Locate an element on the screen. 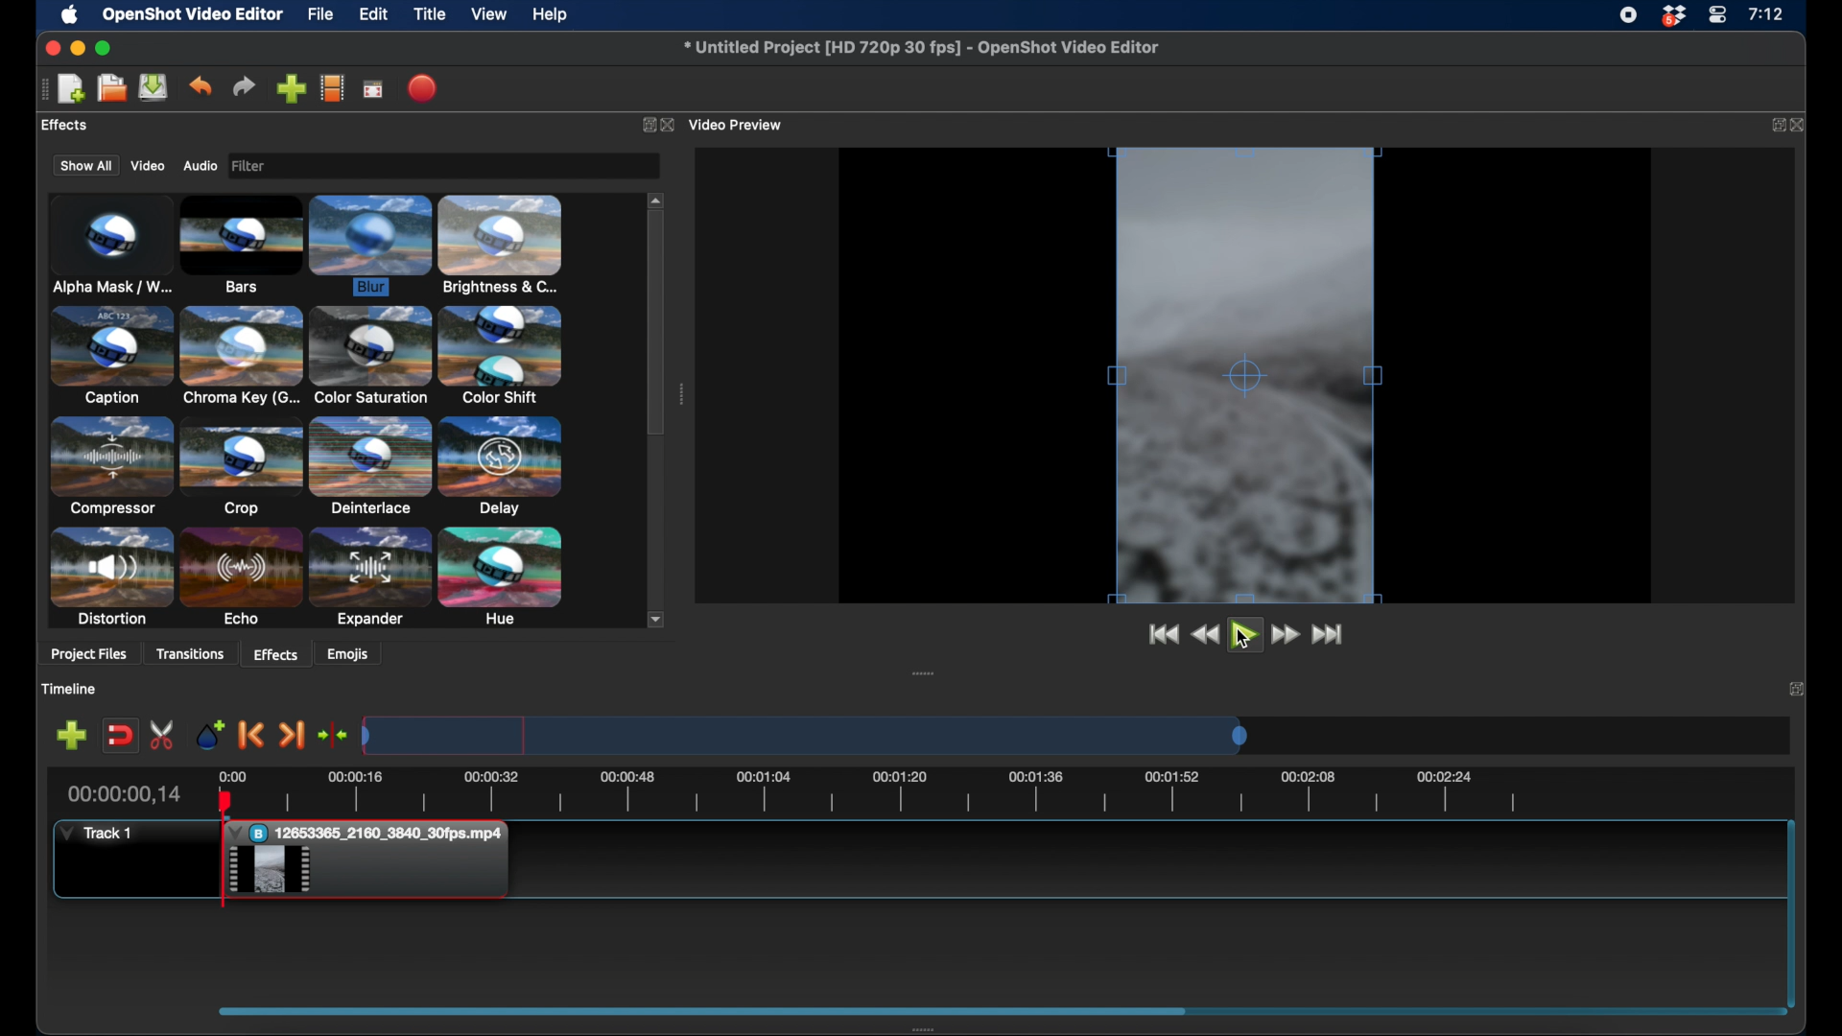 The height and width of the screenshot is (1036, 1842). project files is located at coordinates (90, 656).